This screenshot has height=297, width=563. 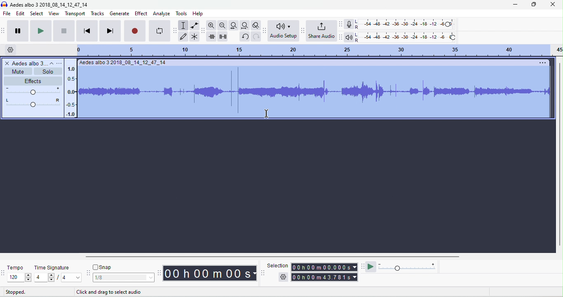 What do you see at coordinates (264, 274) in the screenshot?
I see `selection toolbar` at bounding box center [264, 274].